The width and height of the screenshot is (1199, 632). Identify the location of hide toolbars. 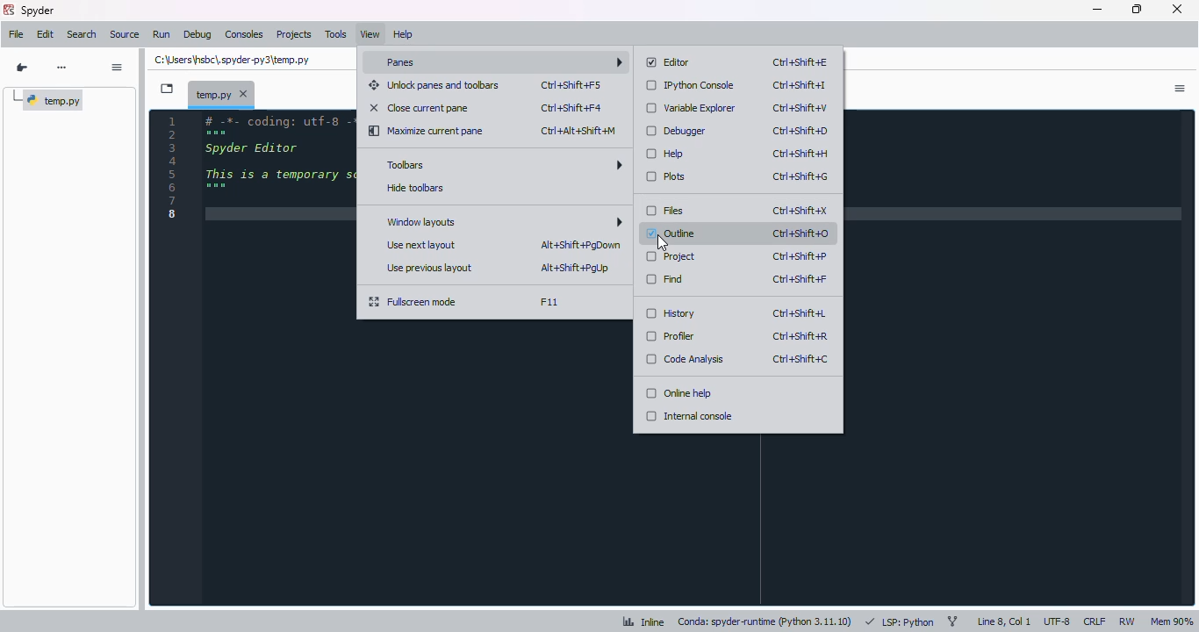
(416, 188).